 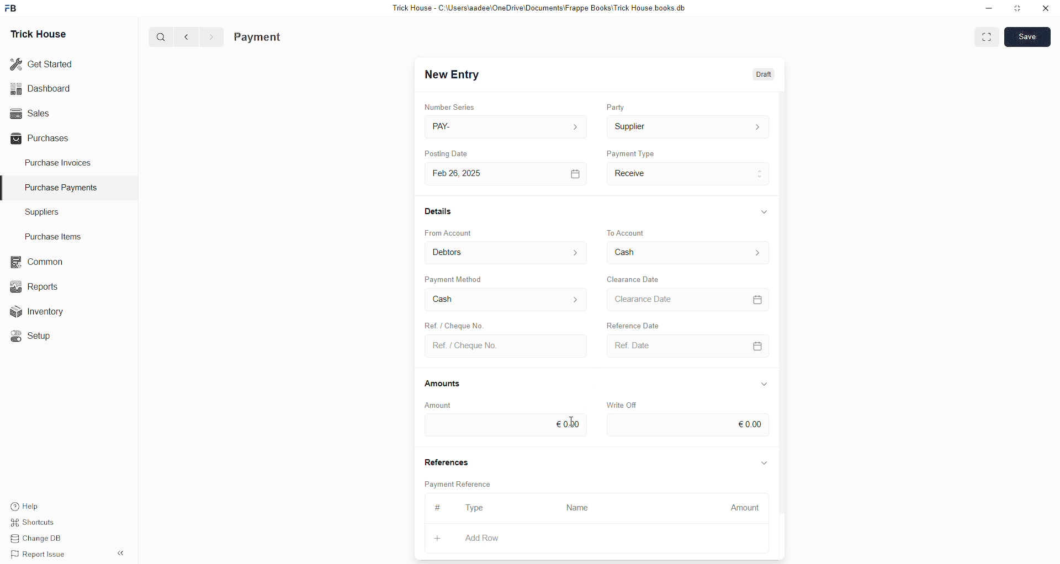 What do you see at coordinates (989, 9) in the screenshot?
I see `Minimize` at bounding box center [989, 9].